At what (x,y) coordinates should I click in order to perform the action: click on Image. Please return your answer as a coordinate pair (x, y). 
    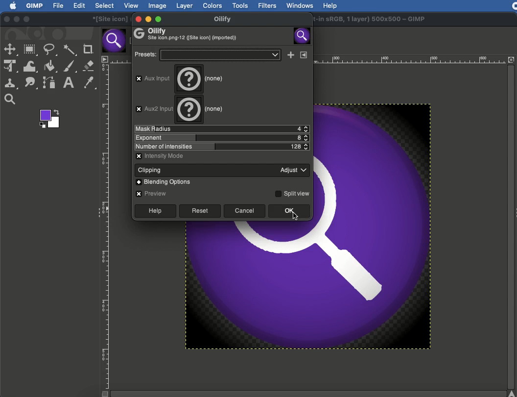
    Looking at the image, I should click on (157, 5).